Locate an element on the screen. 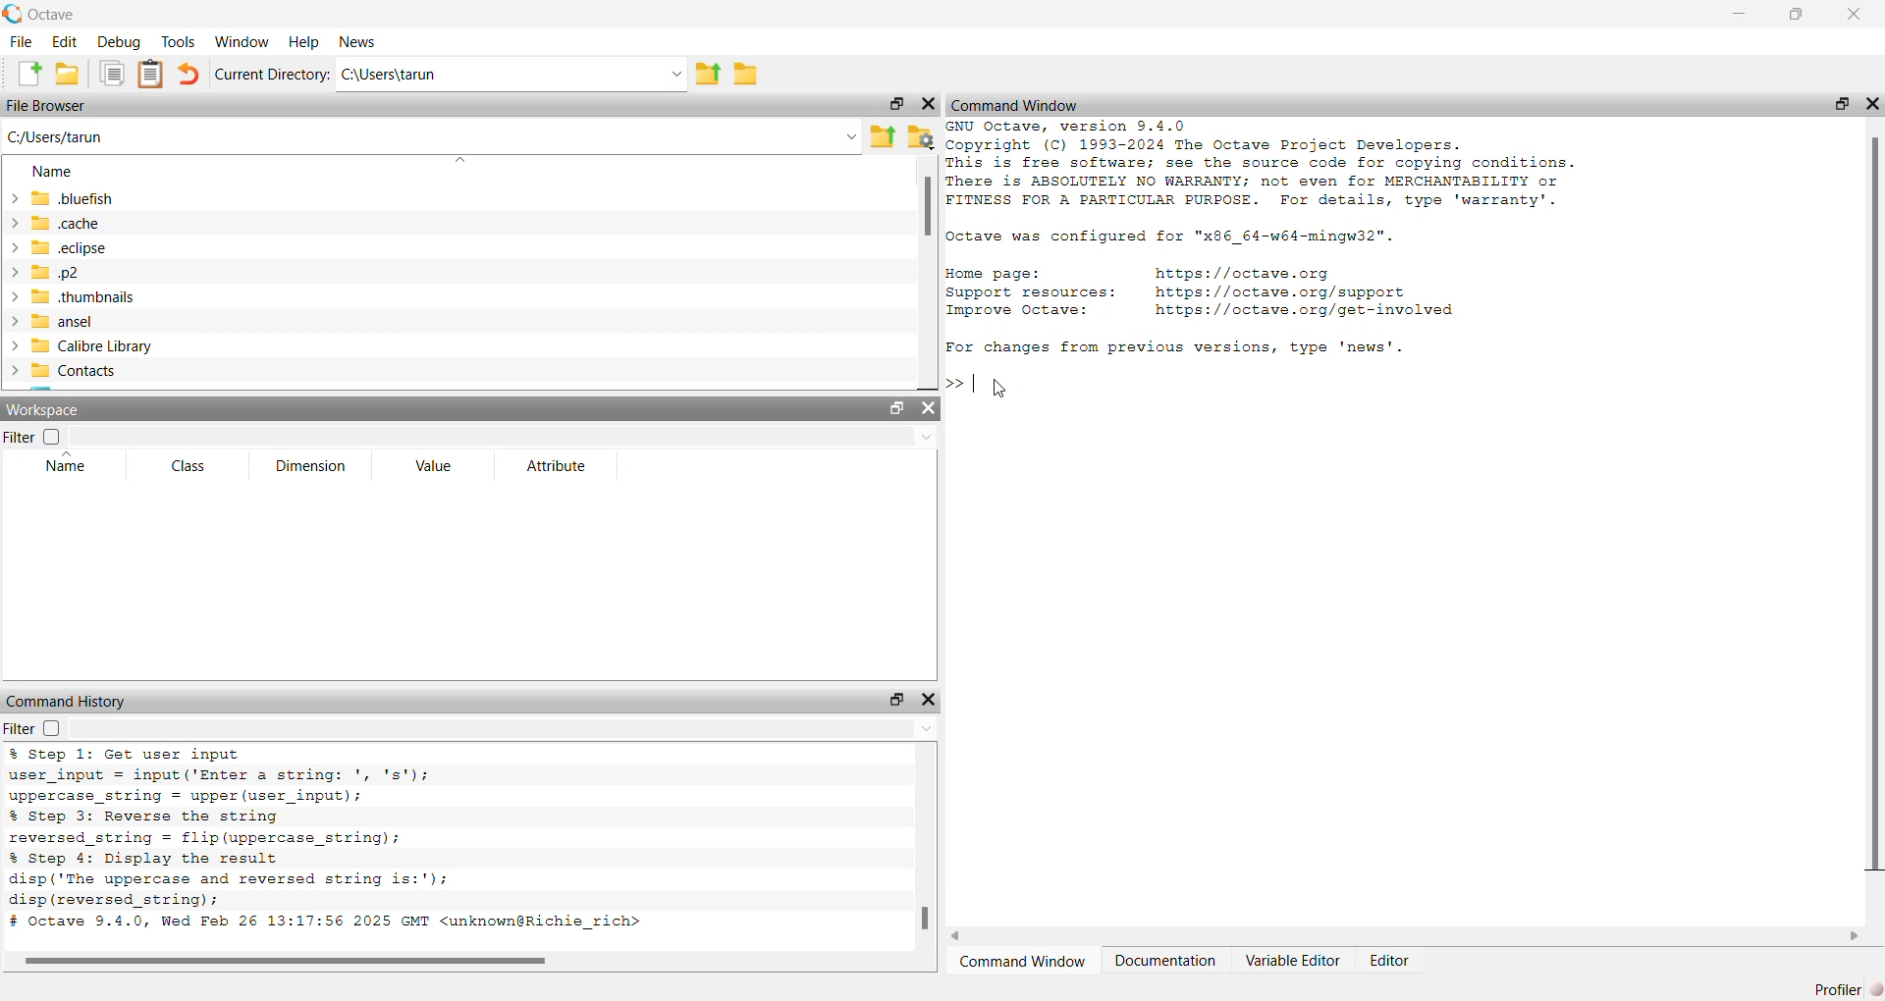  tools is located at coordinates (182, 41).